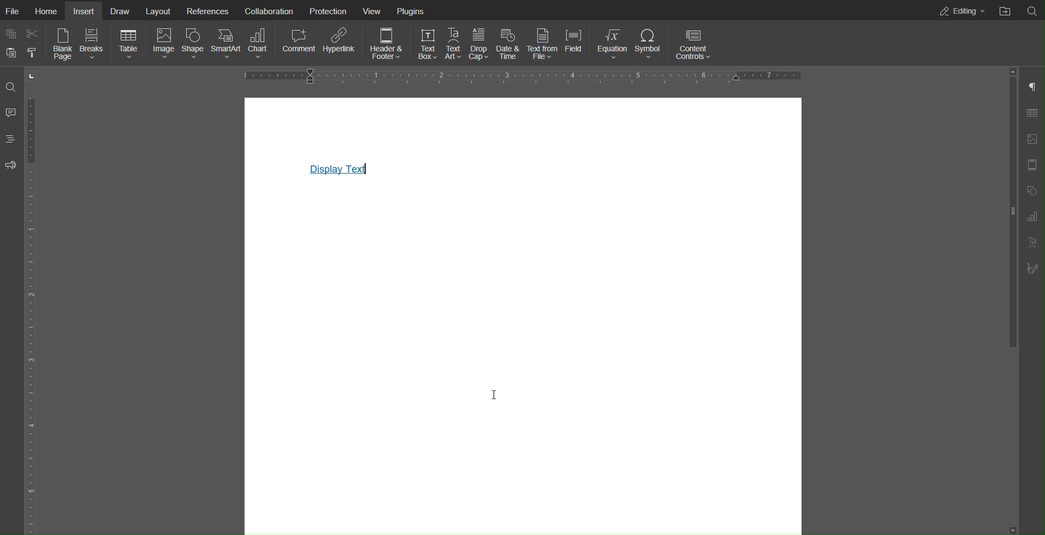  I want to click on Vertical Ruler, so click(35, 314).